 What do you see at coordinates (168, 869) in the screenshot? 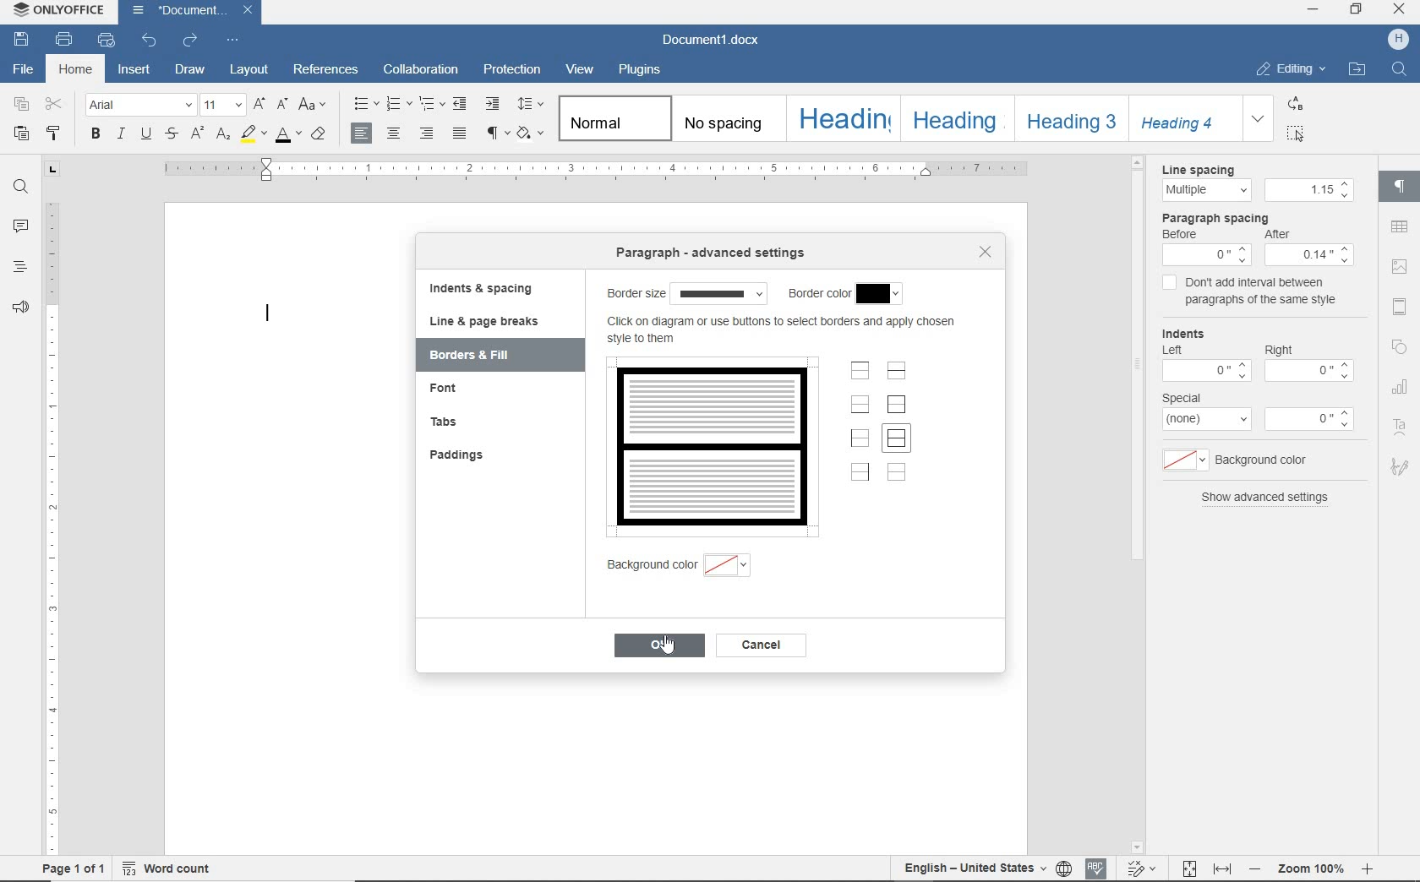
I see `word count` at bounding box center [168, 869].